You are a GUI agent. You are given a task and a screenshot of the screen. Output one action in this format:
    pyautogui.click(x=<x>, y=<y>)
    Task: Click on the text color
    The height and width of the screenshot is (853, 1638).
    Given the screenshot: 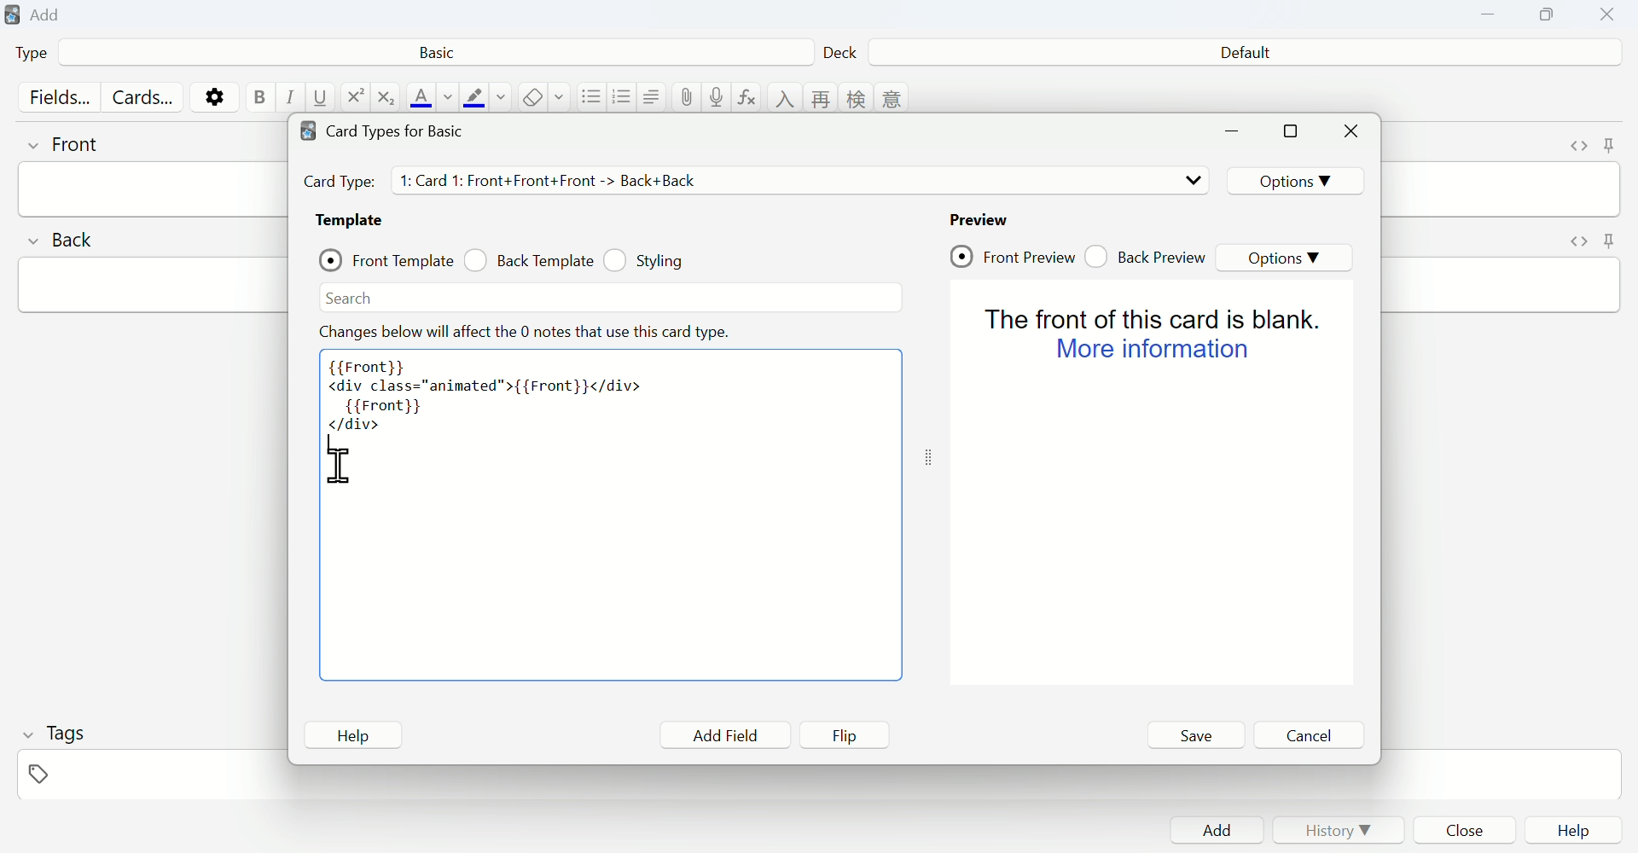 What is the action you would take?
    pyautogui.click(x=421, y=97)
    